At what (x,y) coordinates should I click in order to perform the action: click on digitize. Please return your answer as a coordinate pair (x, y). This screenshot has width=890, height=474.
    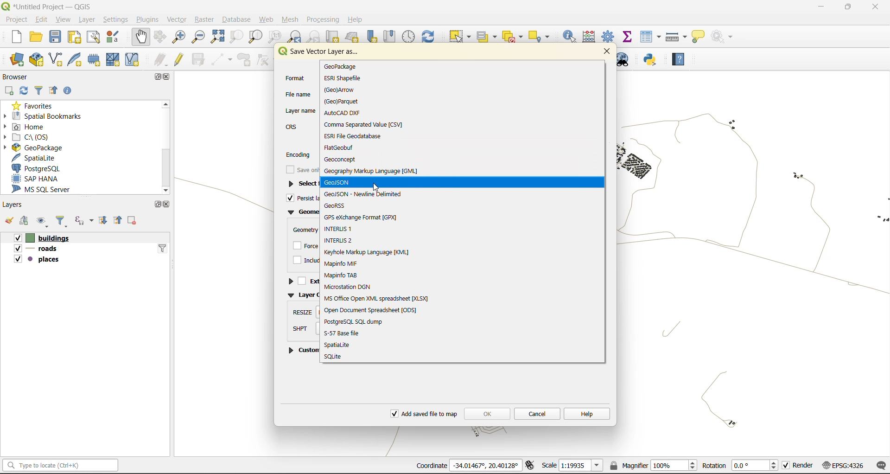
    Looking at the image, I should click on (222, 59).